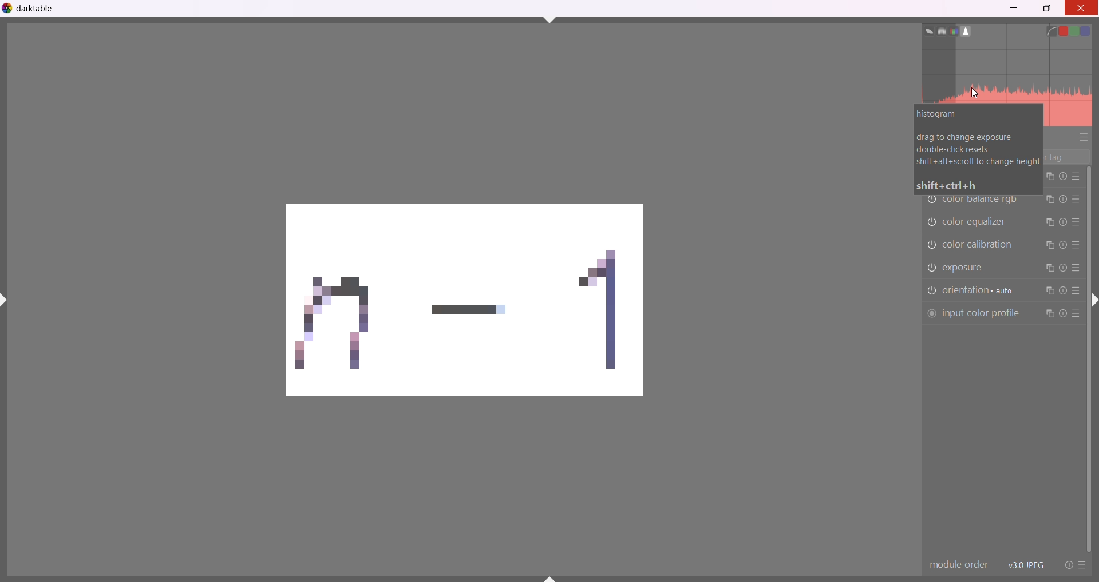 Image resolution: width=1099 pixels, height=582 pixels. What do you see at coordinates (1051, 30) in the screenshot?
I see `linear` at bounding box center [1051, 30].